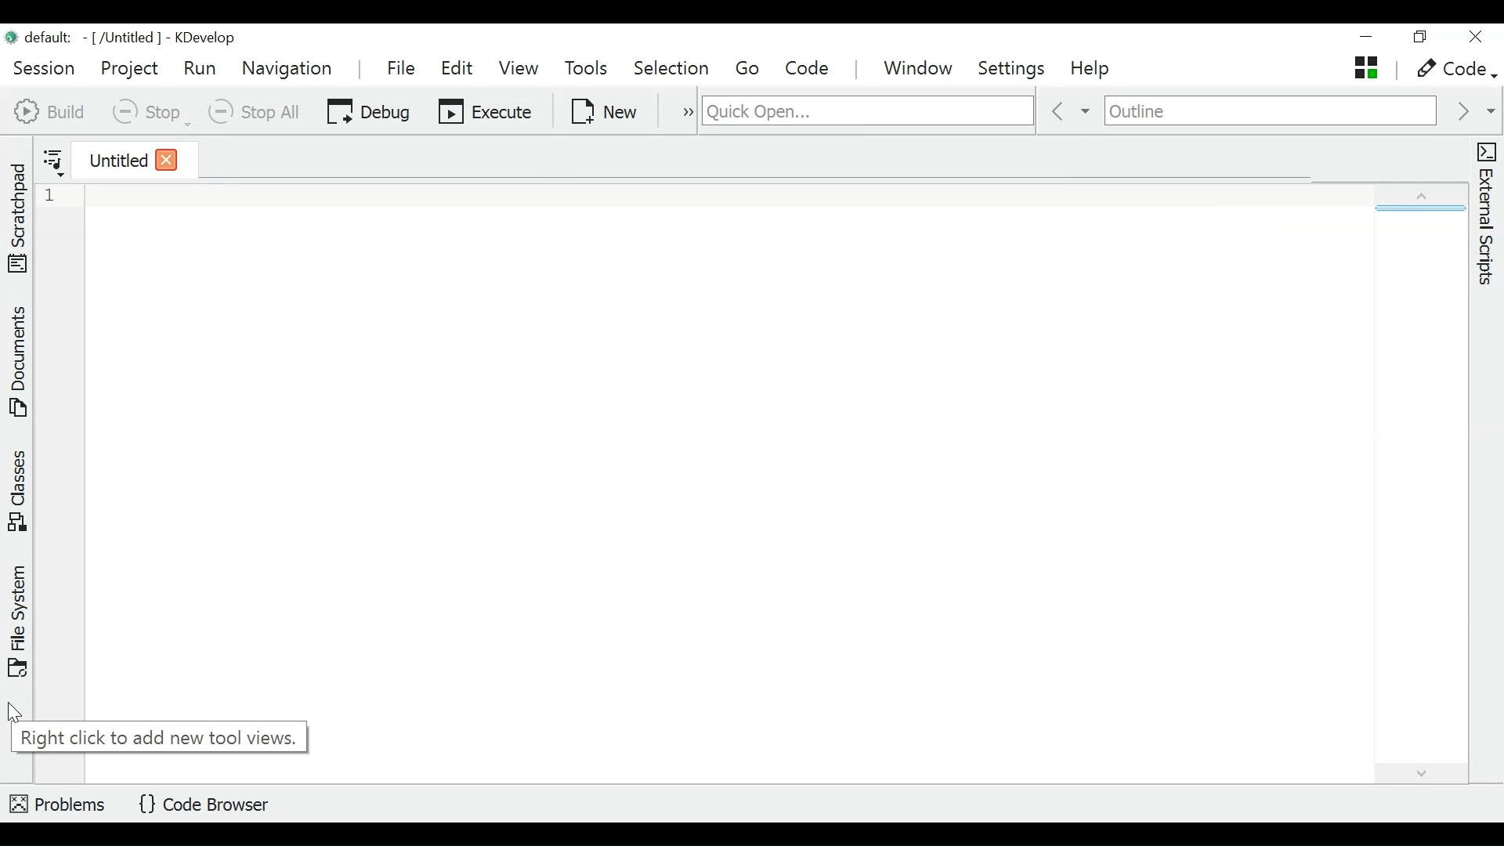  I want to click on search for files, classes, functions and more, so click(866, 110).